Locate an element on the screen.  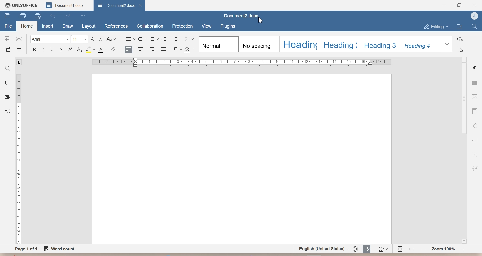
Shapes is located at coordinates (475, 125).